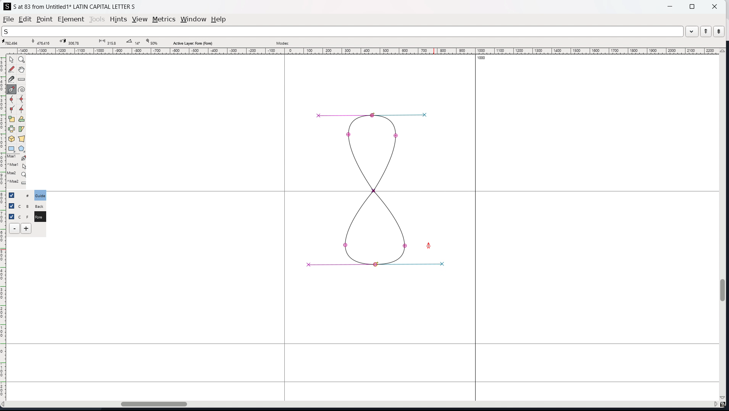  I want to click on scroll by hand, so click(23, 70).